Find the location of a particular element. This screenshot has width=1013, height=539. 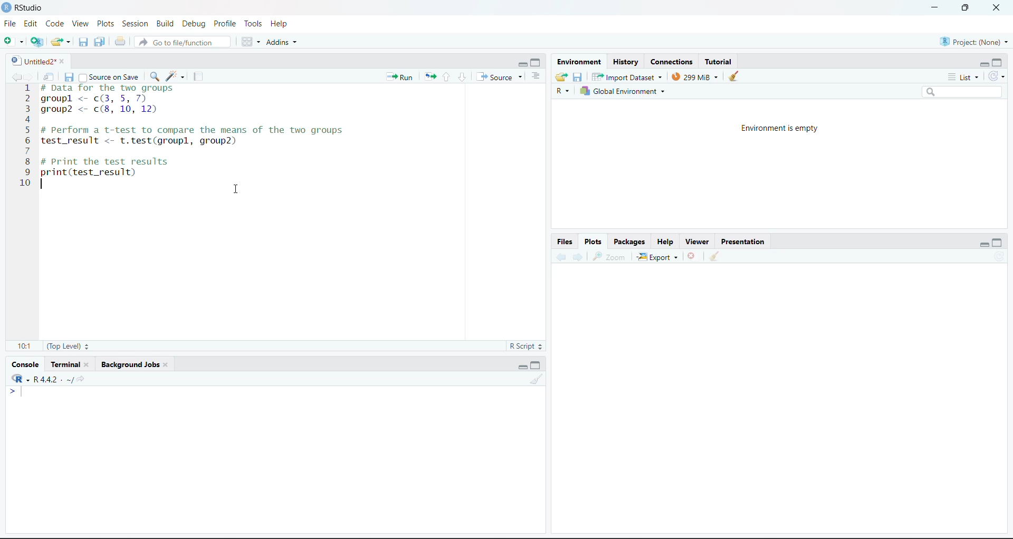

go to previous section/chunk is located at coordinates (445, 78).